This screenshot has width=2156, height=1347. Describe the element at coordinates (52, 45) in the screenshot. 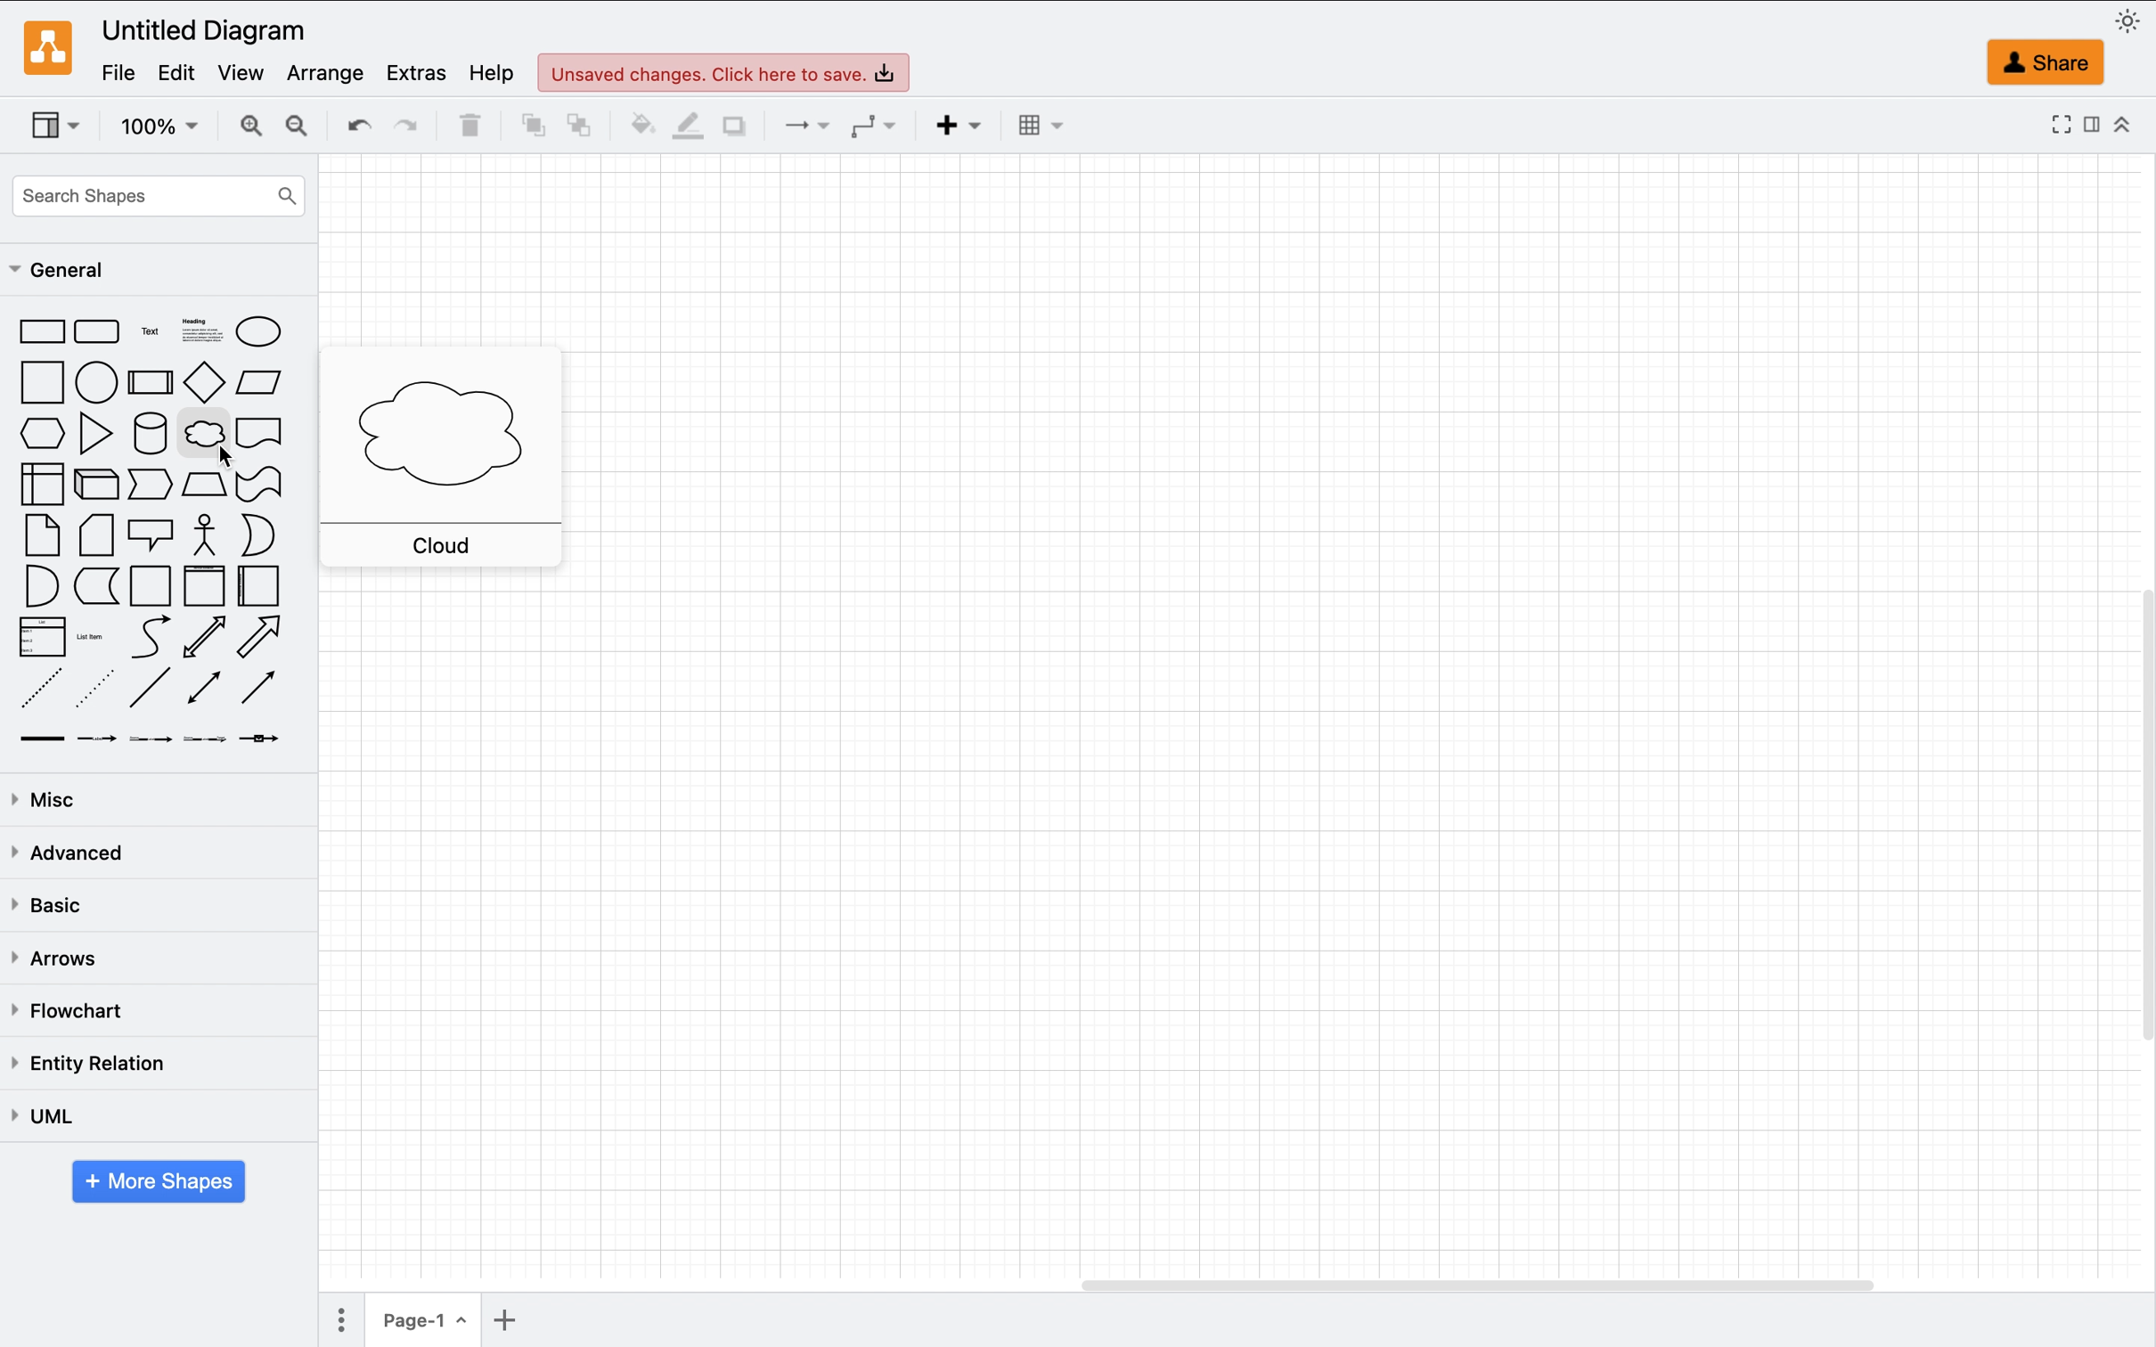

I see `draw.io logo` at that location.